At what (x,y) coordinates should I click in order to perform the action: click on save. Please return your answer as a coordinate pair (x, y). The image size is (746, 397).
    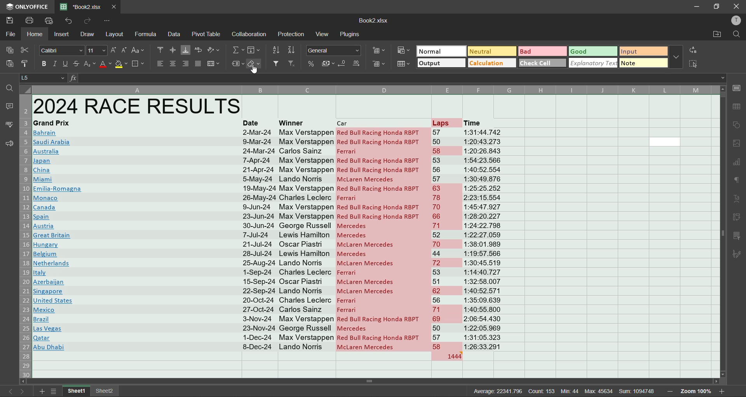
    Looking at the image, I should click on (9, 21).